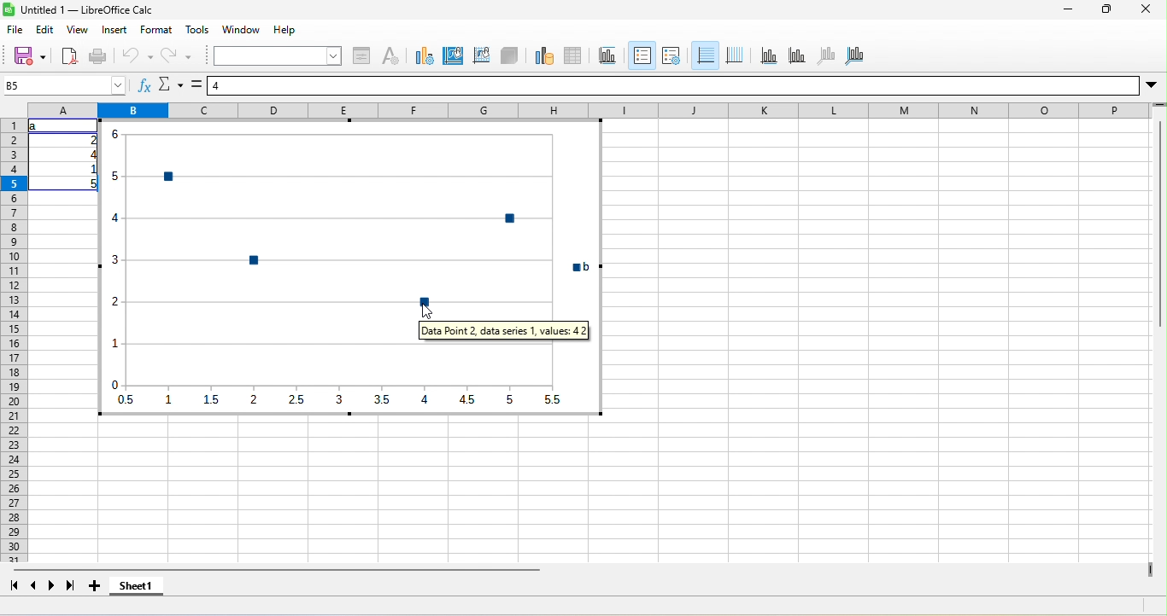 The image size is (1167, 616). I want to click on legend on/off, so click(642, 55).